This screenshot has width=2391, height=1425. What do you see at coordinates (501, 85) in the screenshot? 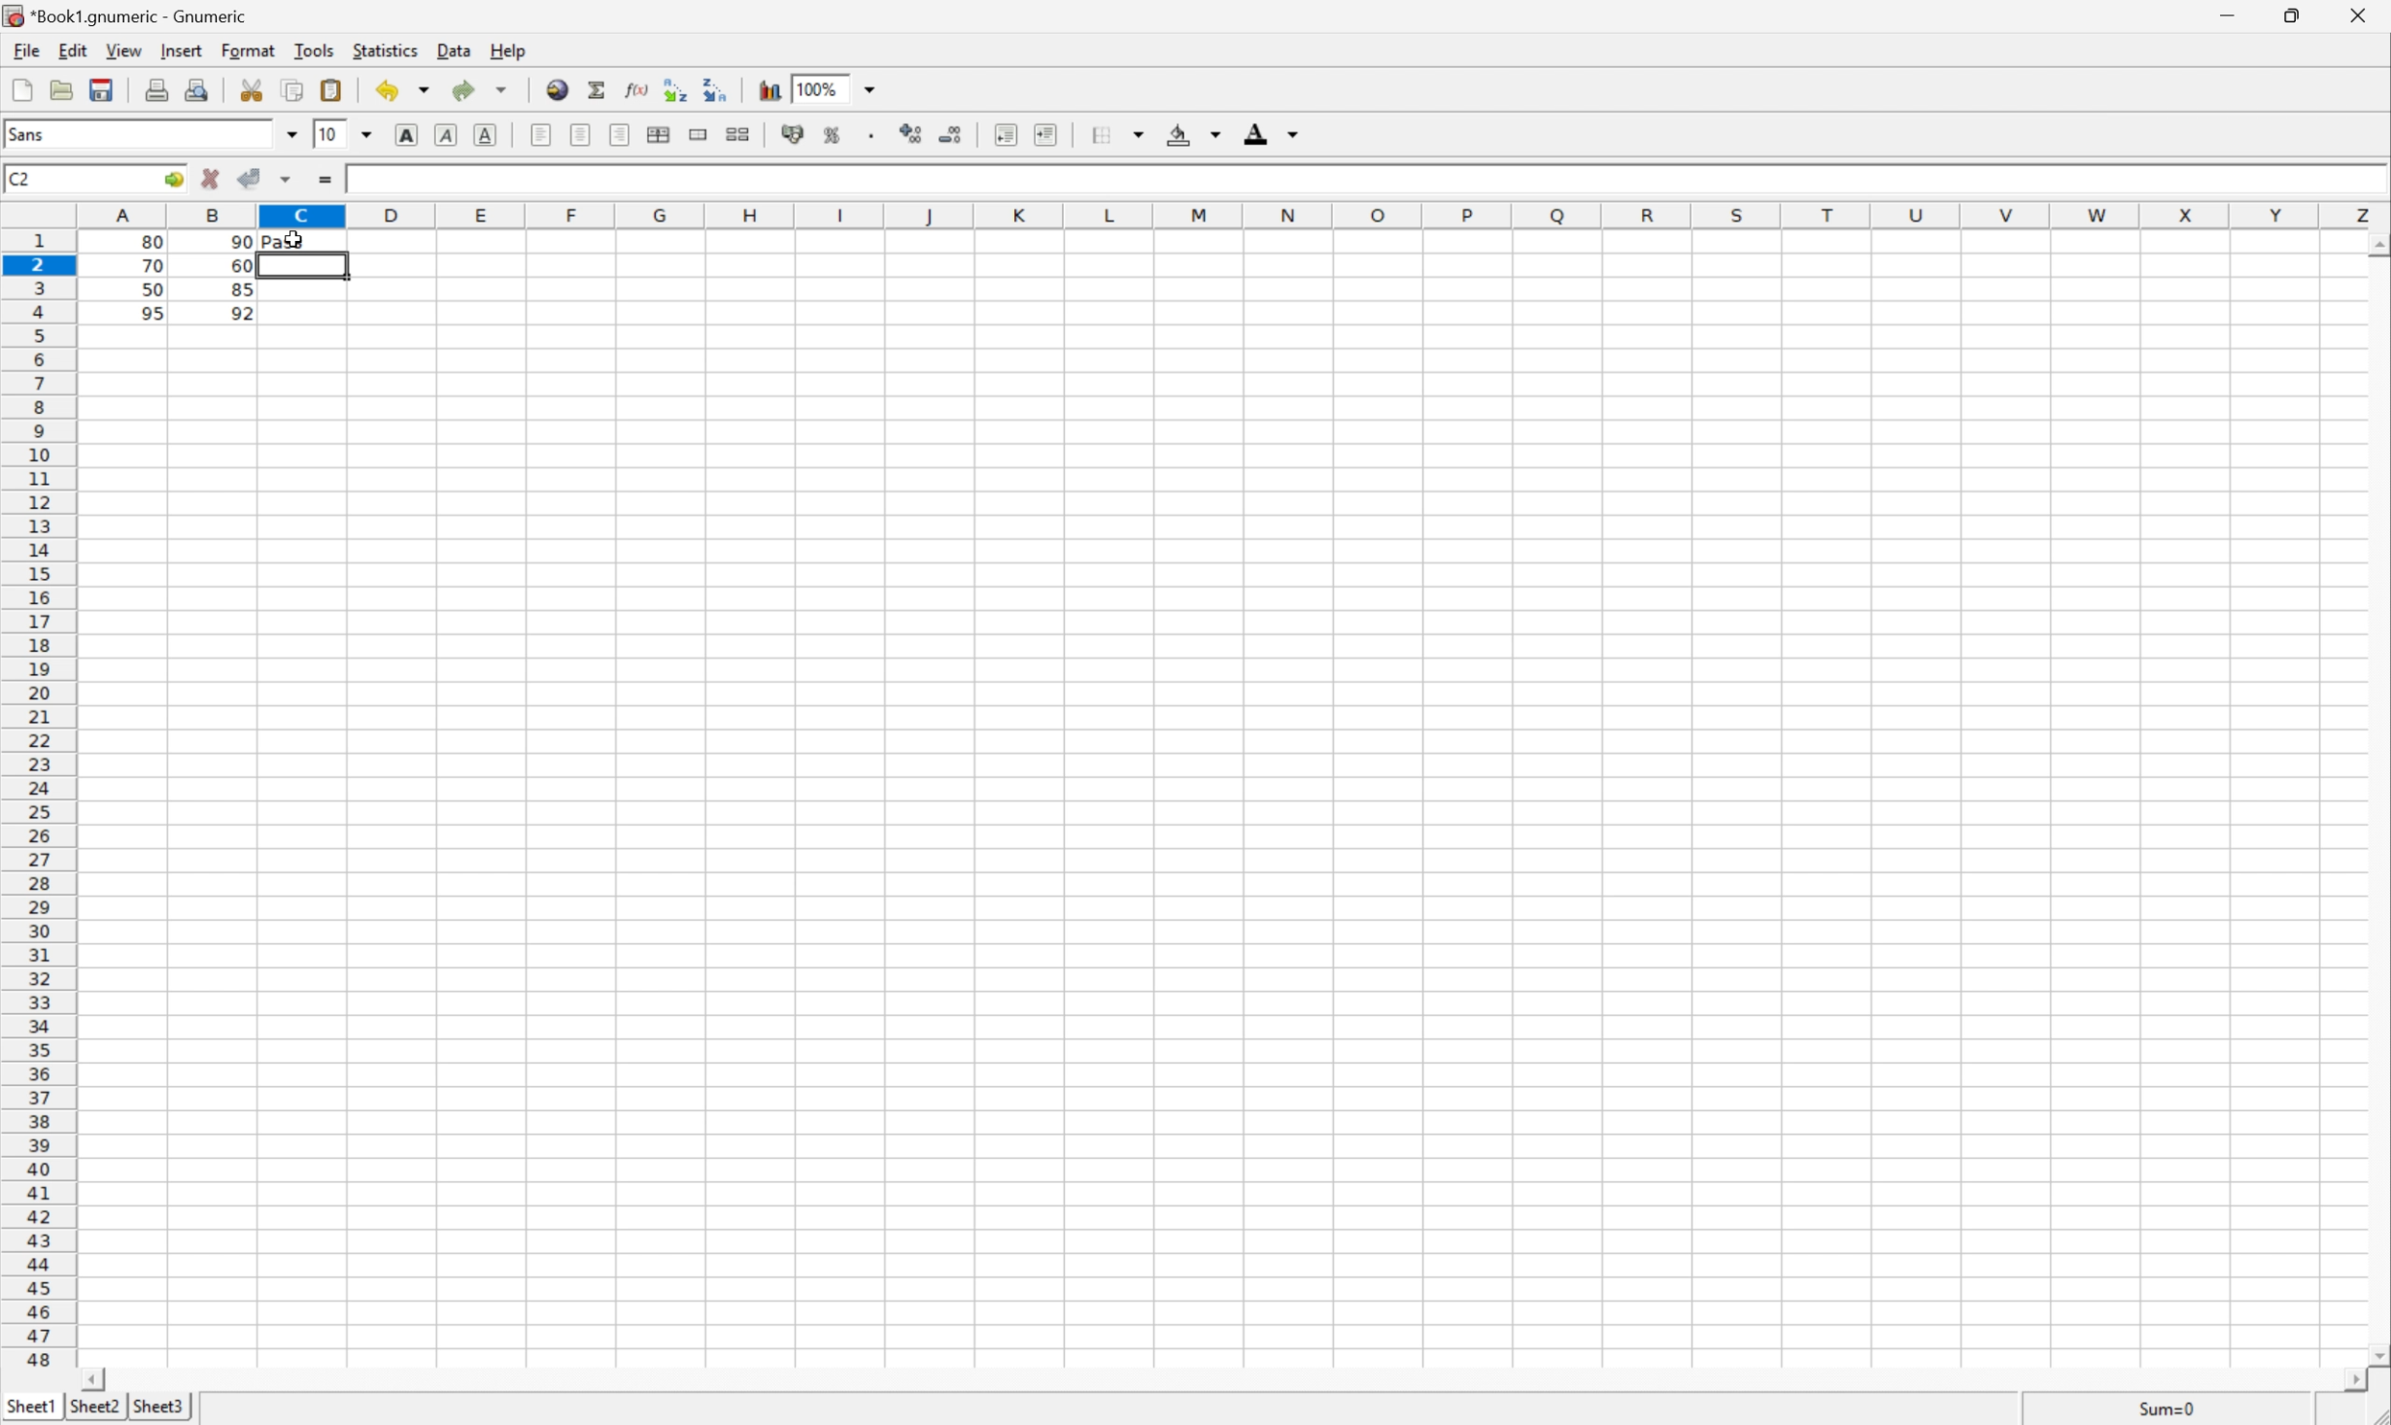
I see `Drop Down` at bounding box center [501, 85].